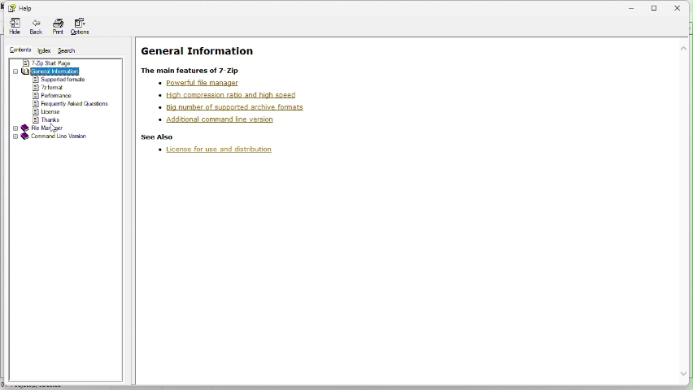 This screenshot has height=390, width=693. What do you see at coordinates (54, 128) in the screenshot?
I see `cursor` at bounding box center [54, 128].